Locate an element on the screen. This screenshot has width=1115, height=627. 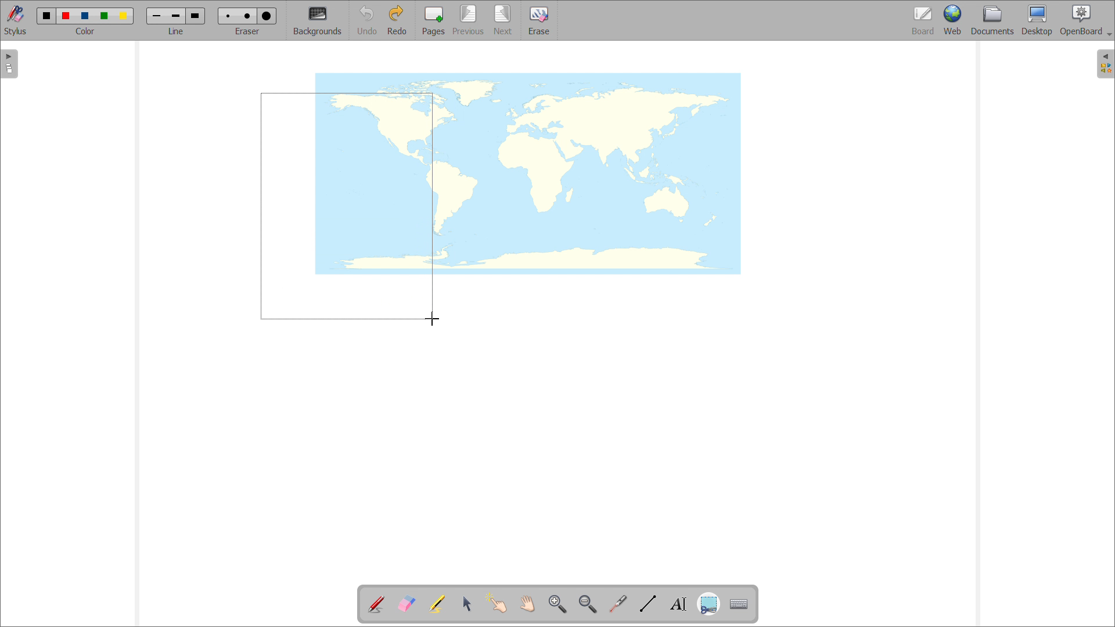
erase annotations is located at coordinates (406, 603).